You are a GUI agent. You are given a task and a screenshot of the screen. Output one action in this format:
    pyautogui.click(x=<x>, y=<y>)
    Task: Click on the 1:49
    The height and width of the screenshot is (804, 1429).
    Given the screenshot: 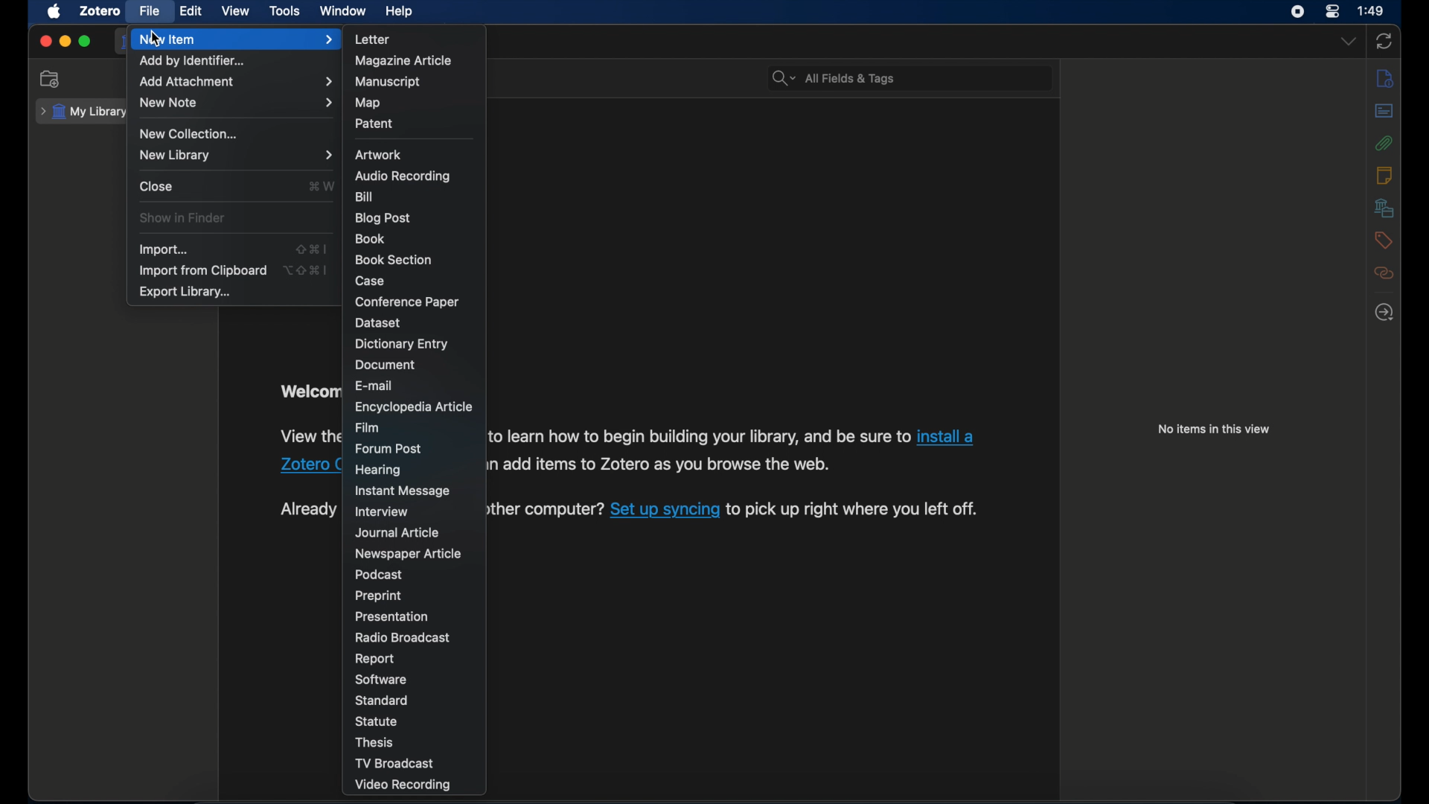 What is the action you would take?
    pyautogui.click(x=1371, y=10)
    